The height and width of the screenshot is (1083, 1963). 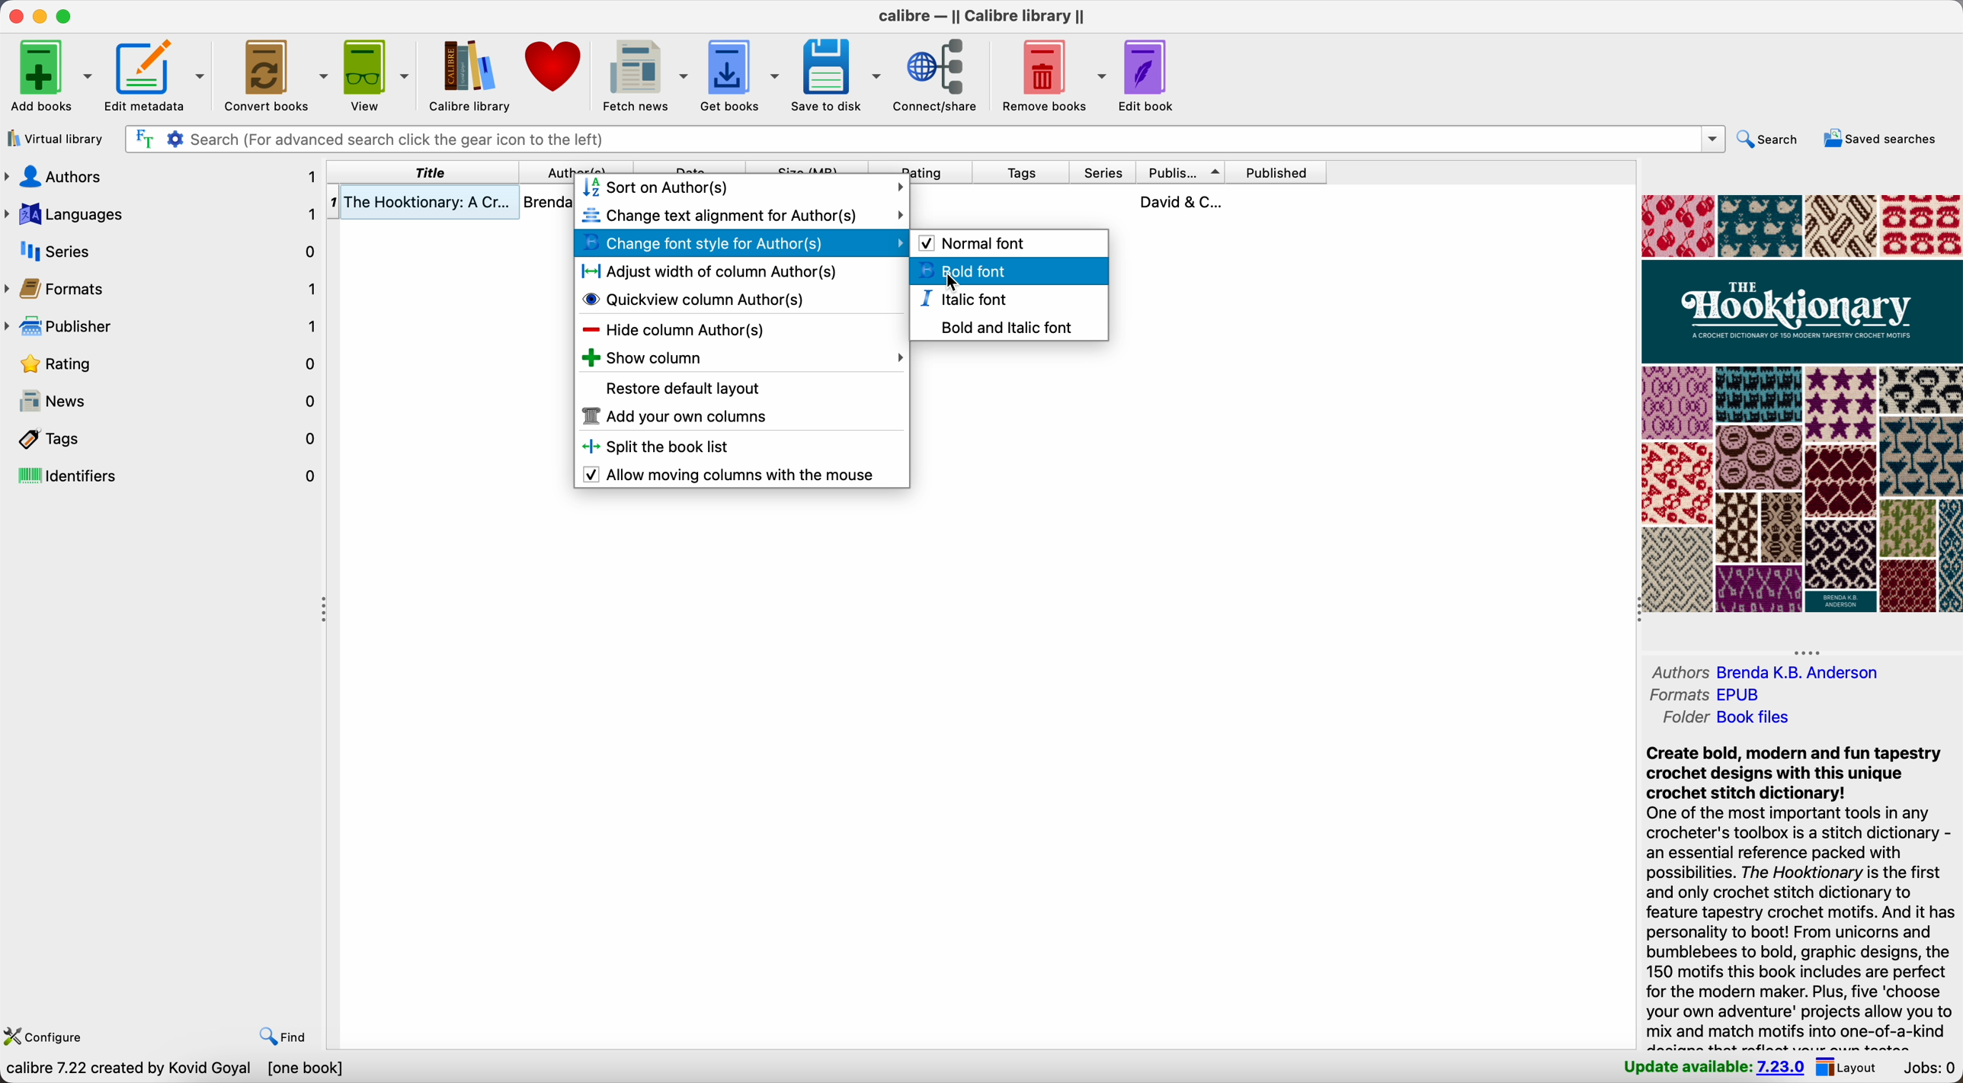 I want to click on get books, so click(x=740, y=75).